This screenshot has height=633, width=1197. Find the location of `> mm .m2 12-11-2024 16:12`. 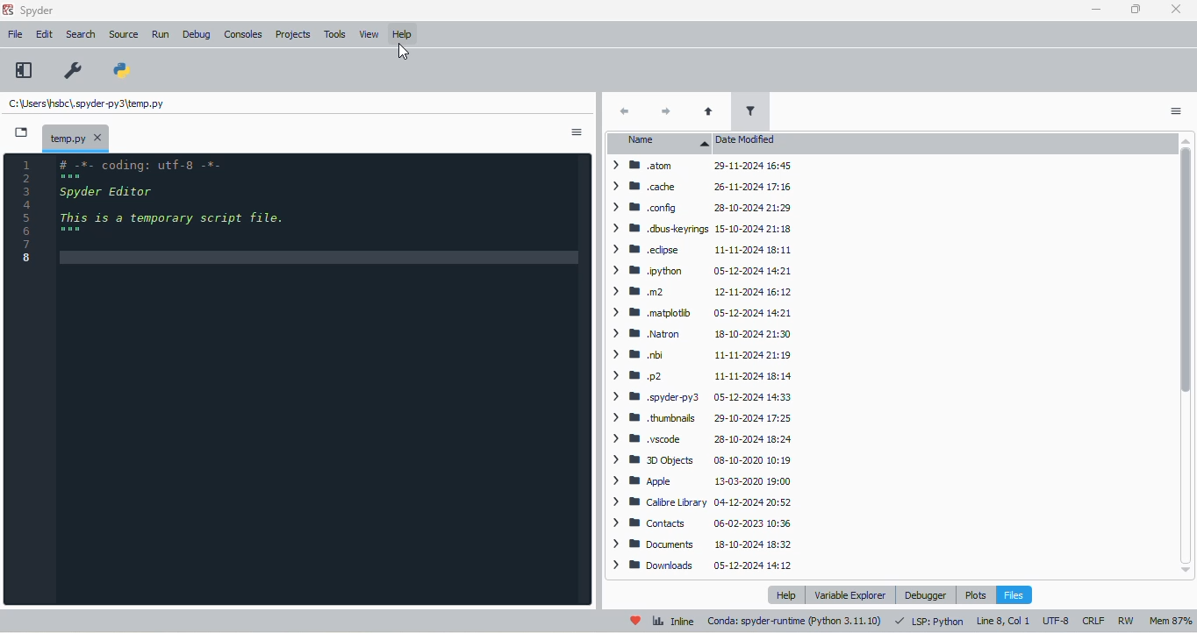

> mm .m2 12-11-2024 16:12 is located at coordinates (700, 290).